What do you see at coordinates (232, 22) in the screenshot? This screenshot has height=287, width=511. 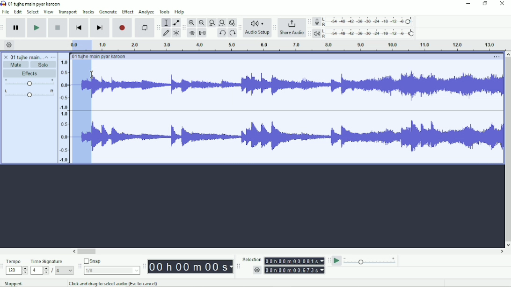 I see `Zoom toggle` at bounding box center [232, 22].